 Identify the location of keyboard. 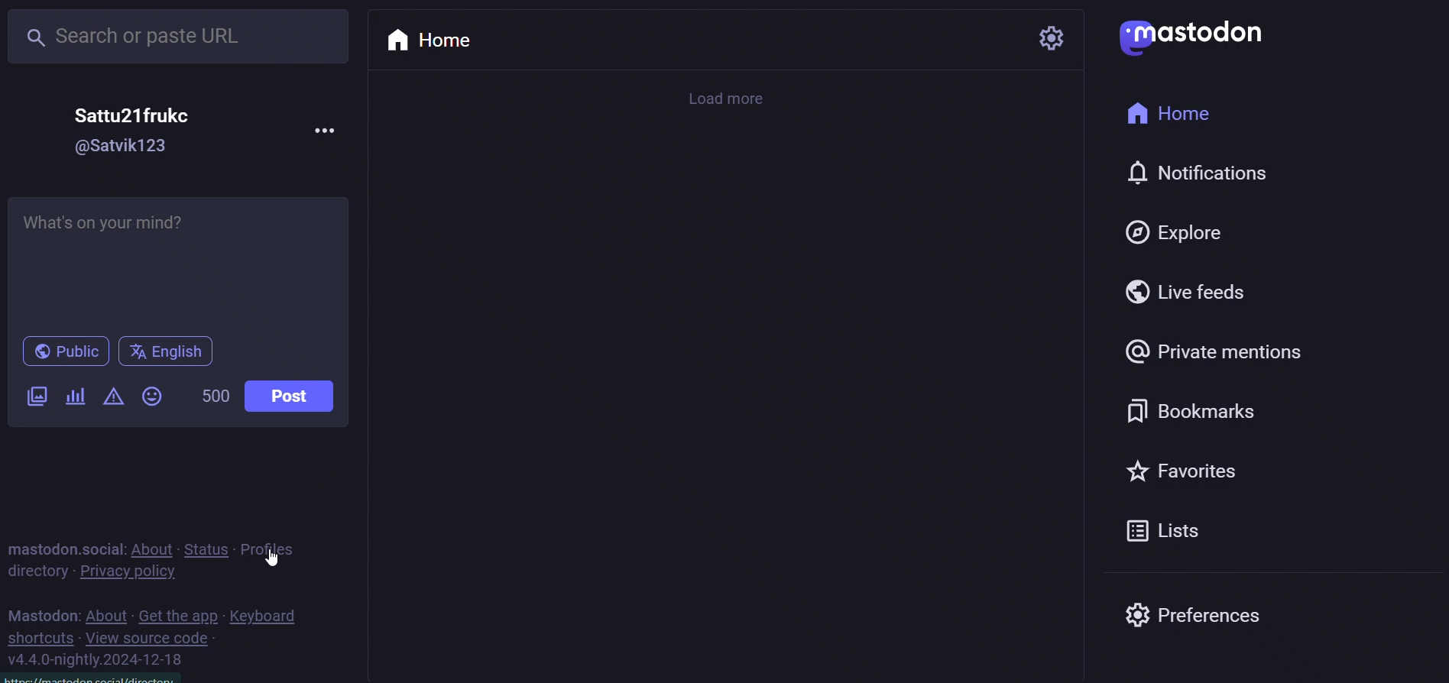
(268, 615).